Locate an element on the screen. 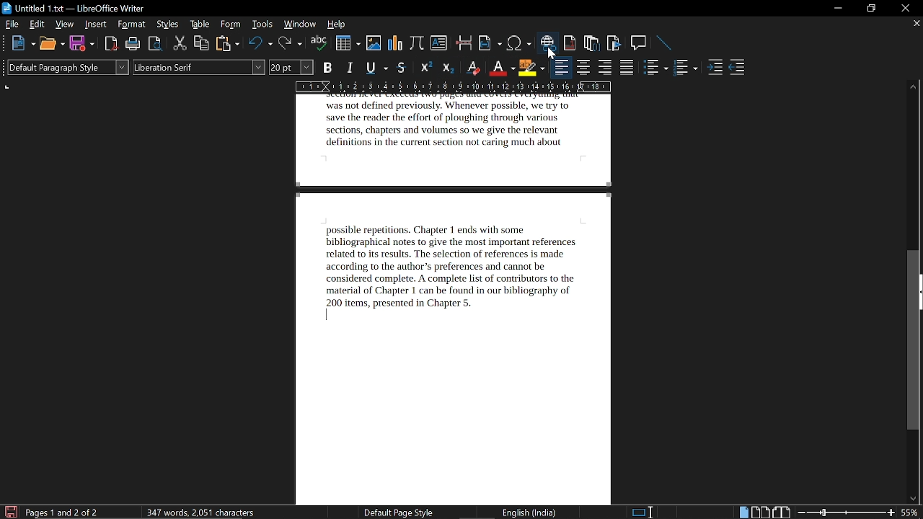  close is located at coordinates (903, 8).